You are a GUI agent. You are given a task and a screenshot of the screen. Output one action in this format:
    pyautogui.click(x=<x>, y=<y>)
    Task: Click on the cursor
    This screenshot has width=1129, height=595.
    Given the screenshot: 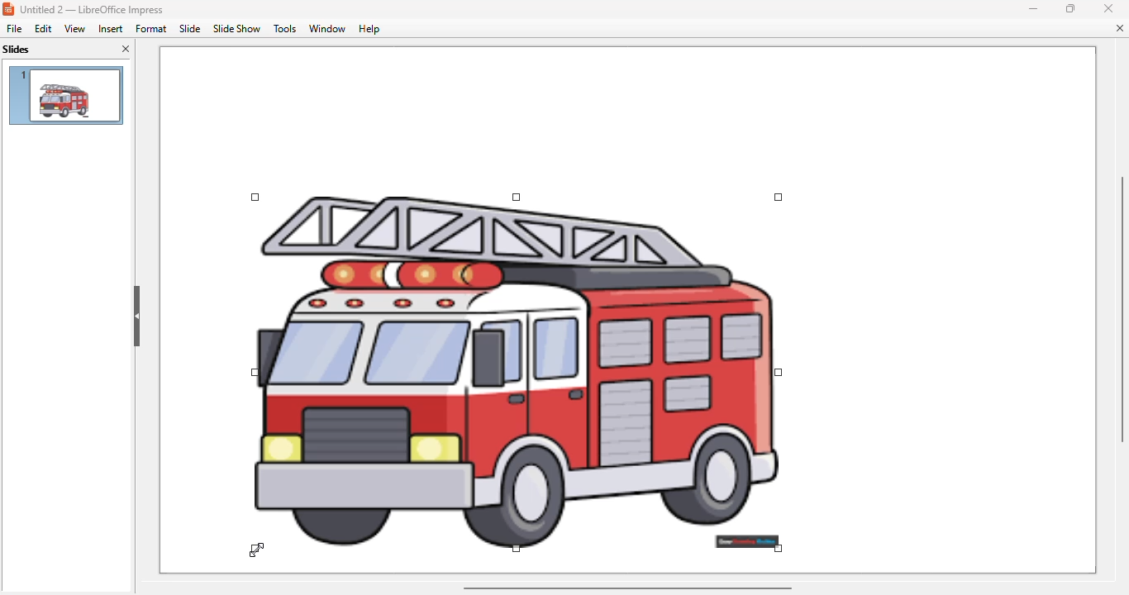 What is the action you would take?
    pyautogui.click(x=255, y=550)
    